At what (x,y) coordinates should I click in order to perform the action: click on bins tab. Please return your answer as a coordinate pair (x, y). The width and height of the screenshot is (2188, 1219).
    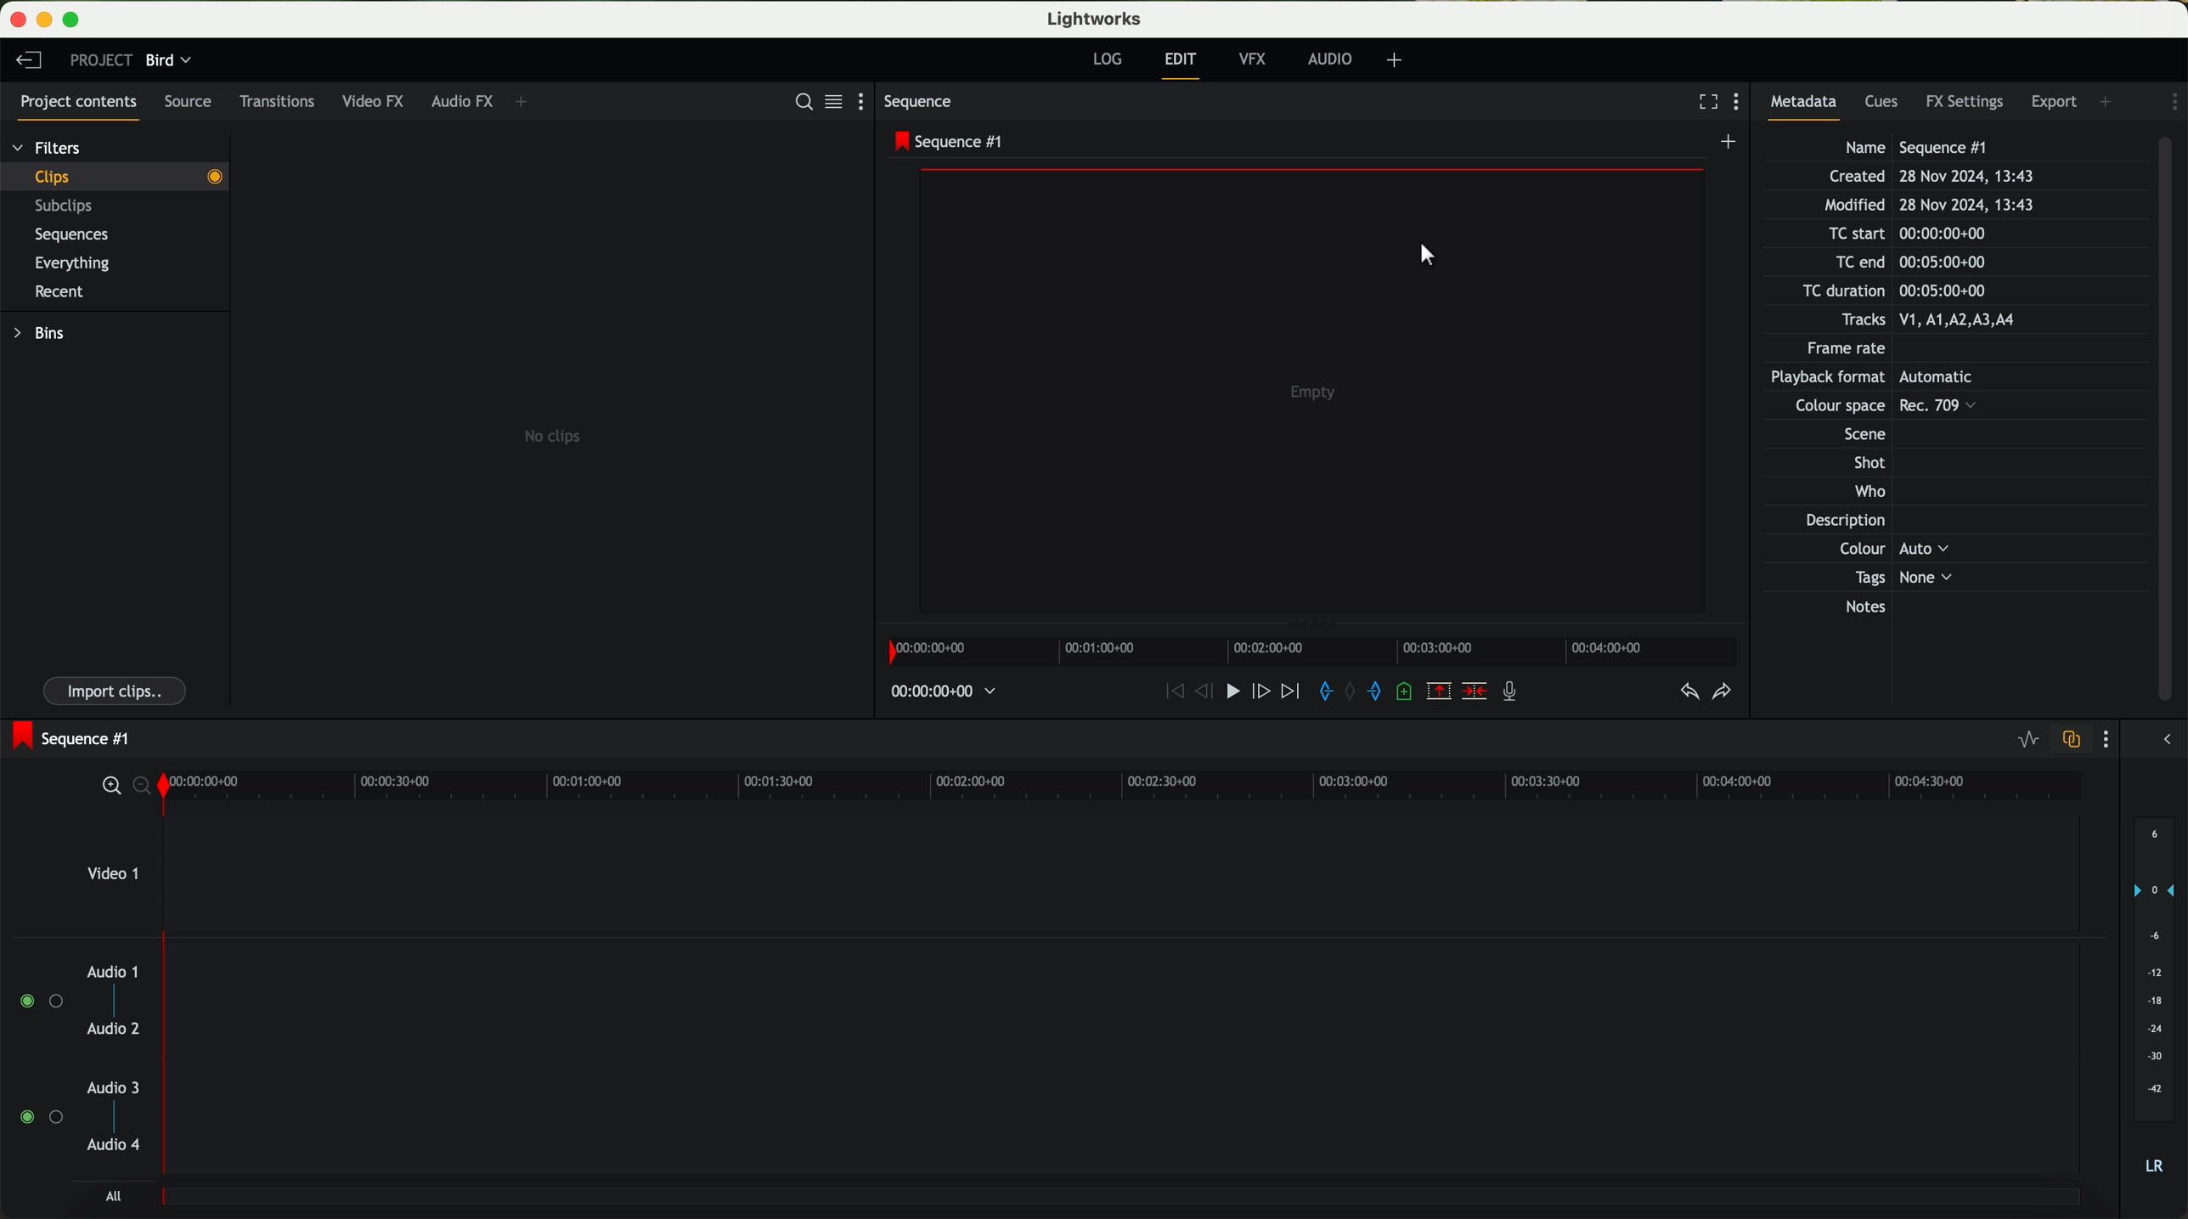
    Looking at the image, I should click on (40, 333).